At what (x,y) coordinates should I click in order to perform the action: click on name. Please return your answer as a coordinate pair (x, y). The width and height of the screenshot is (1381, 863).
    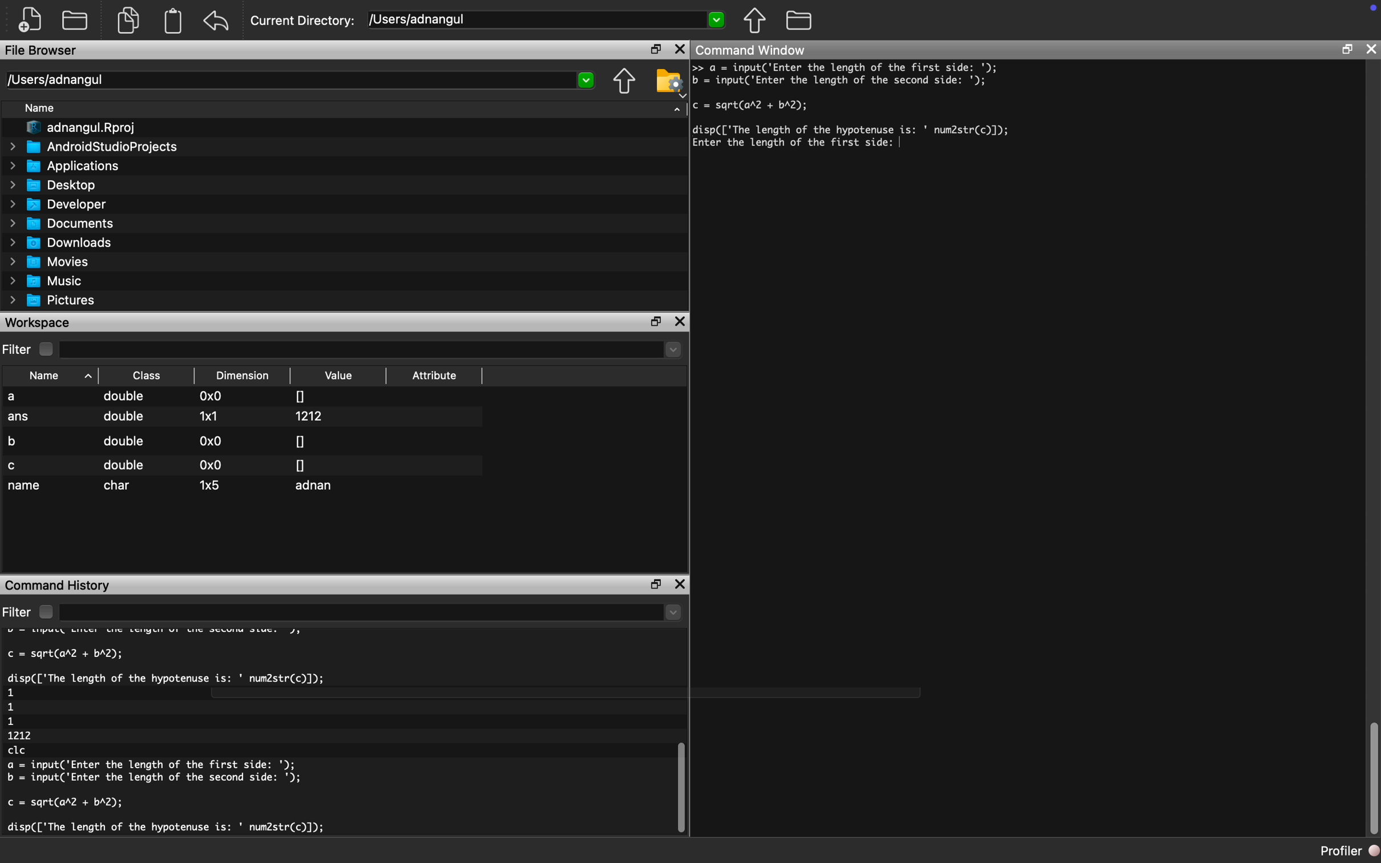
    Looking at the image, I should click on (26, 487).